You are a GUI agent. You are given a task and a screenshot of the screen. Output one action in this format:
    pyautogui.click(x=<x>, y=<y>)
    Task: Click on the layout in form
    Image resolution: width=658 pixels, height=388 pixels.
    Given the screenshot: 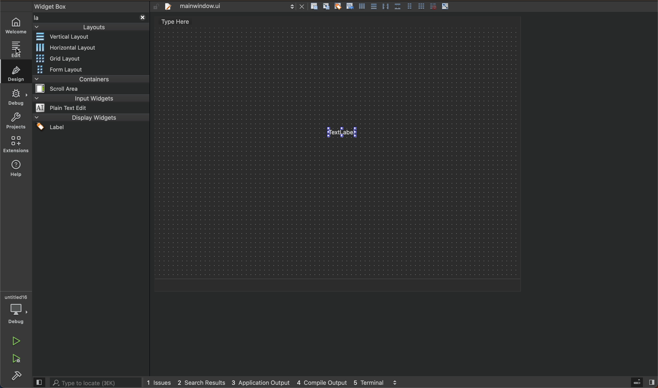 What is the action you would take?
    pyautogui.click(x=411, y=7)
    